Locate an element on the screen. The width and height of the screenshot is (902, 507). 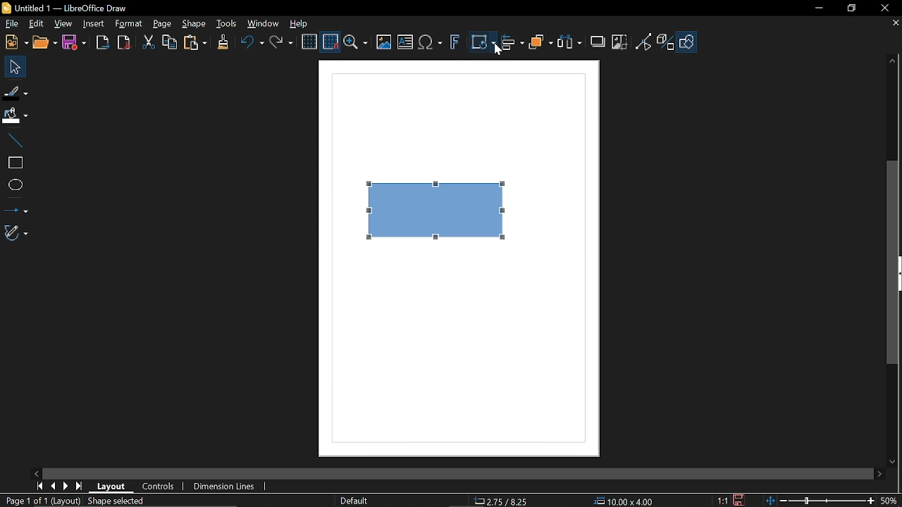
Undo is located at coordinates (250, 44).